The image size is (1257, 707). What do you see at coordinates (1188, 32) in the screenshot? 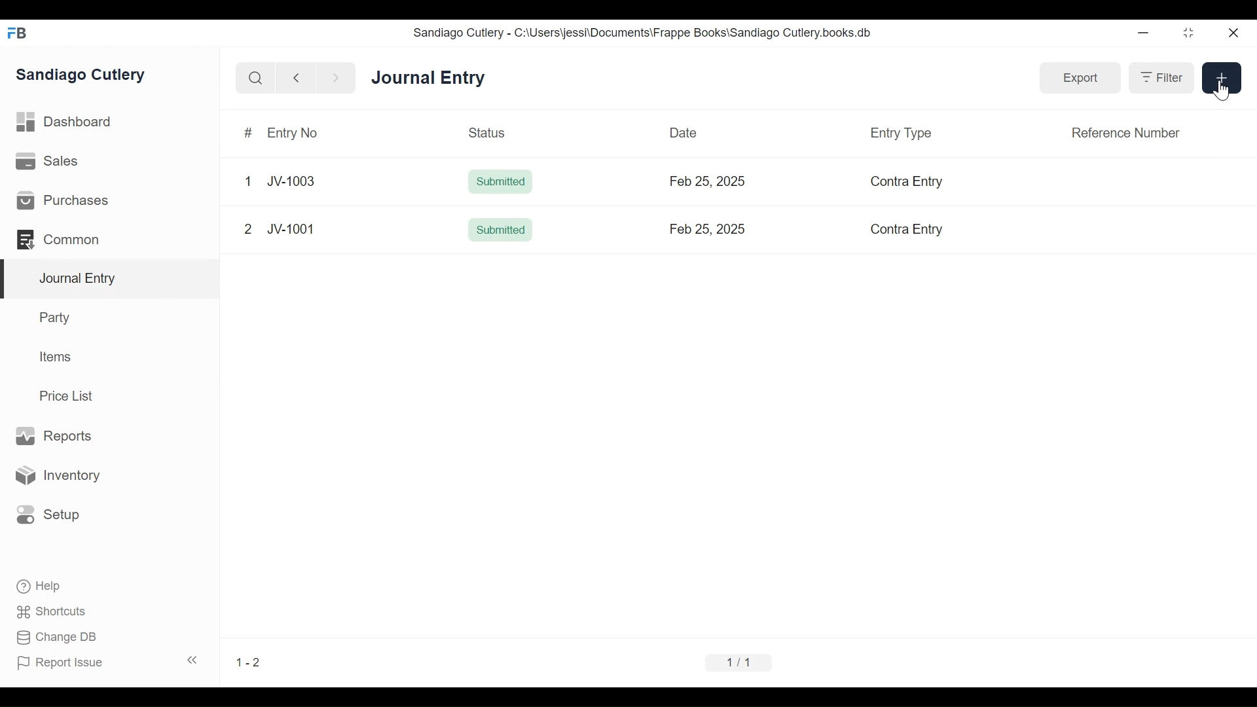
I see `Restore` at bounding box center [1188, 32].